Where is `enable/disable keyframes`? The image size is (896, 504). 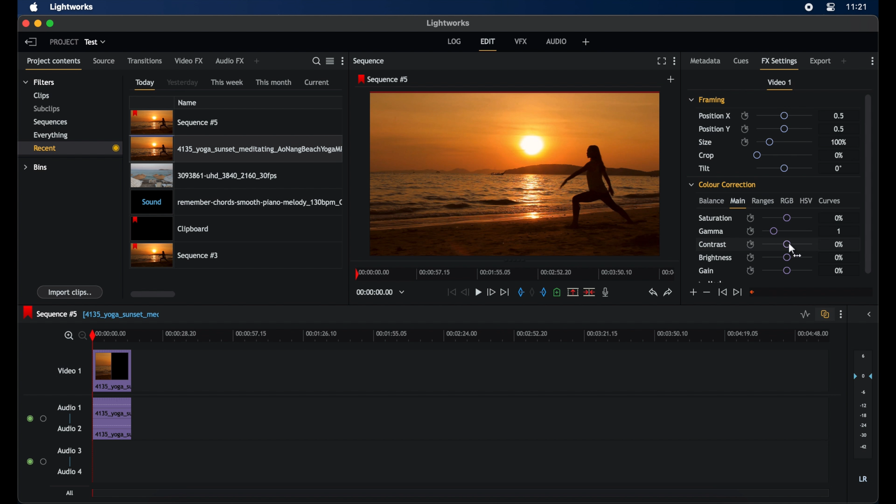 enable/disable keyframes is located at coordinates (750, 271).